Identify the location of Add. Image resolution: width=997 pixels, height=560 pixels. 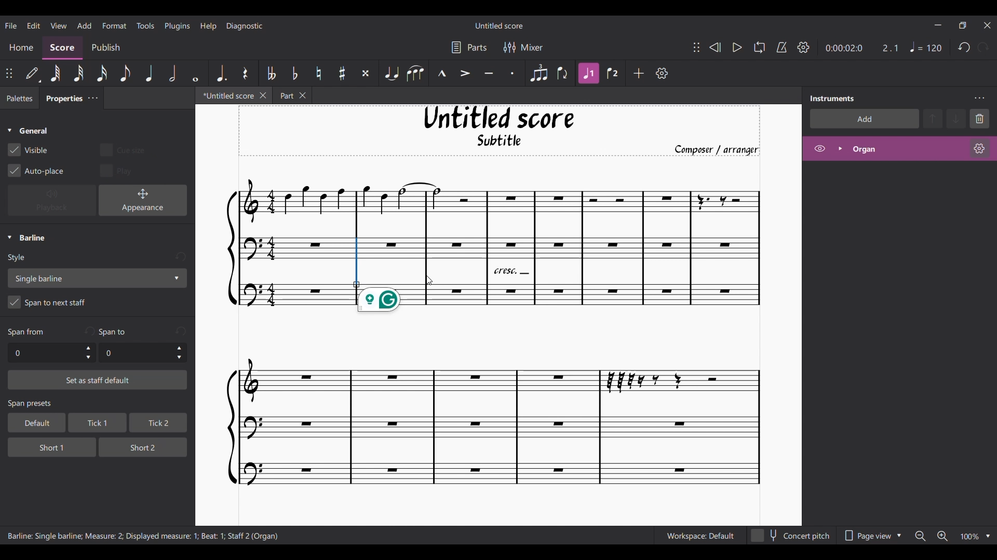
(639, 73).